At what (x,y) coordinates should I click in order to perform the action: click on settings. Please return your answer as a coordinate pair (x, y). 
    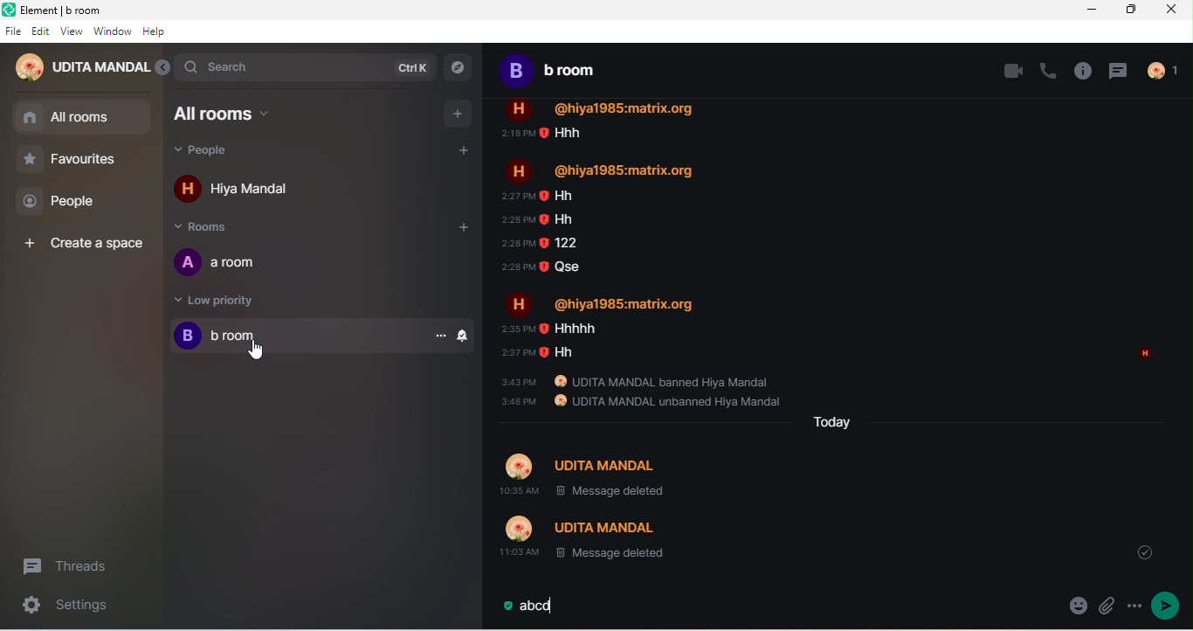
    Looking at the image, I should click on (66, 607).